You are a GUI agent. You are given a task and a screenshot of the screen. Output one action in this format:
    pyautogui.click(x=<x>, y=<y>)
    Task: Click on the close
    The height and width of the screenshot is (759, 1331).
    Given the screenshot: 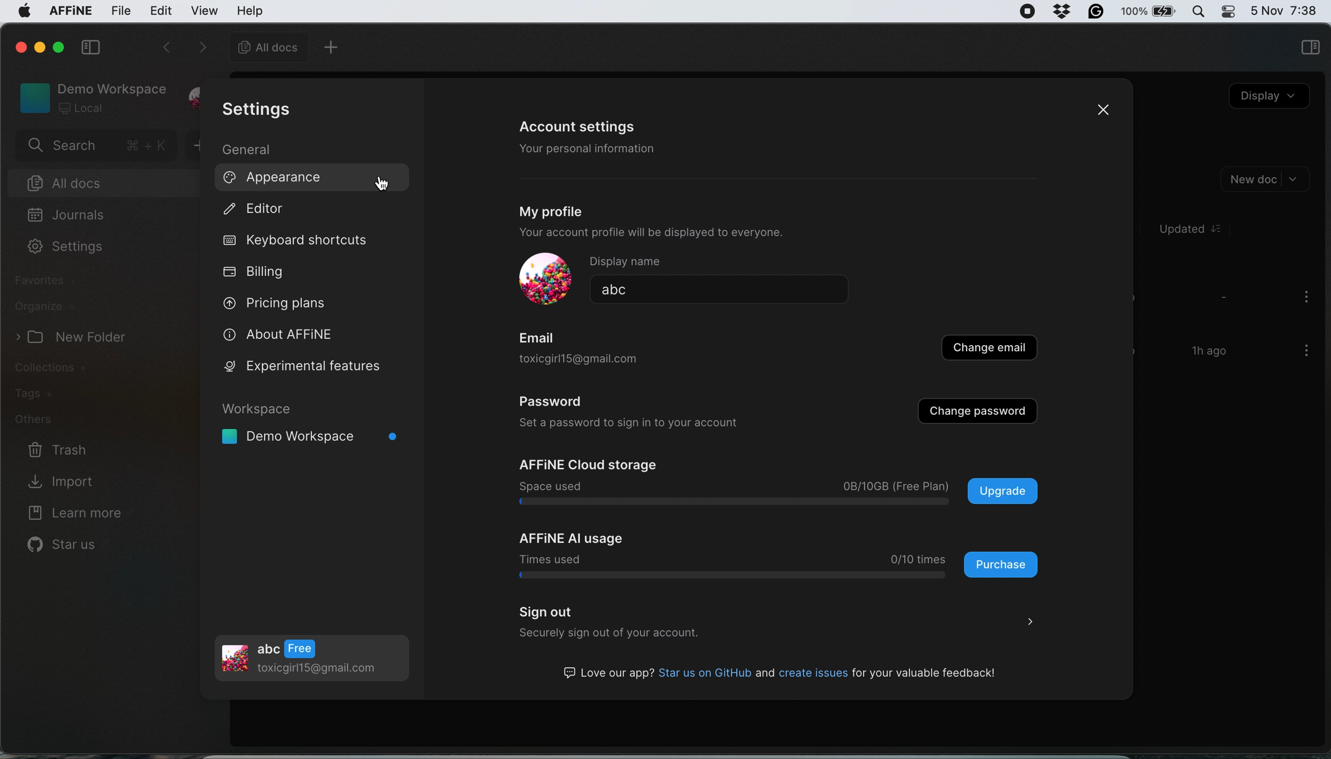 What is the action you would take?
    pyautogui.click(x=1103, y=109)
    